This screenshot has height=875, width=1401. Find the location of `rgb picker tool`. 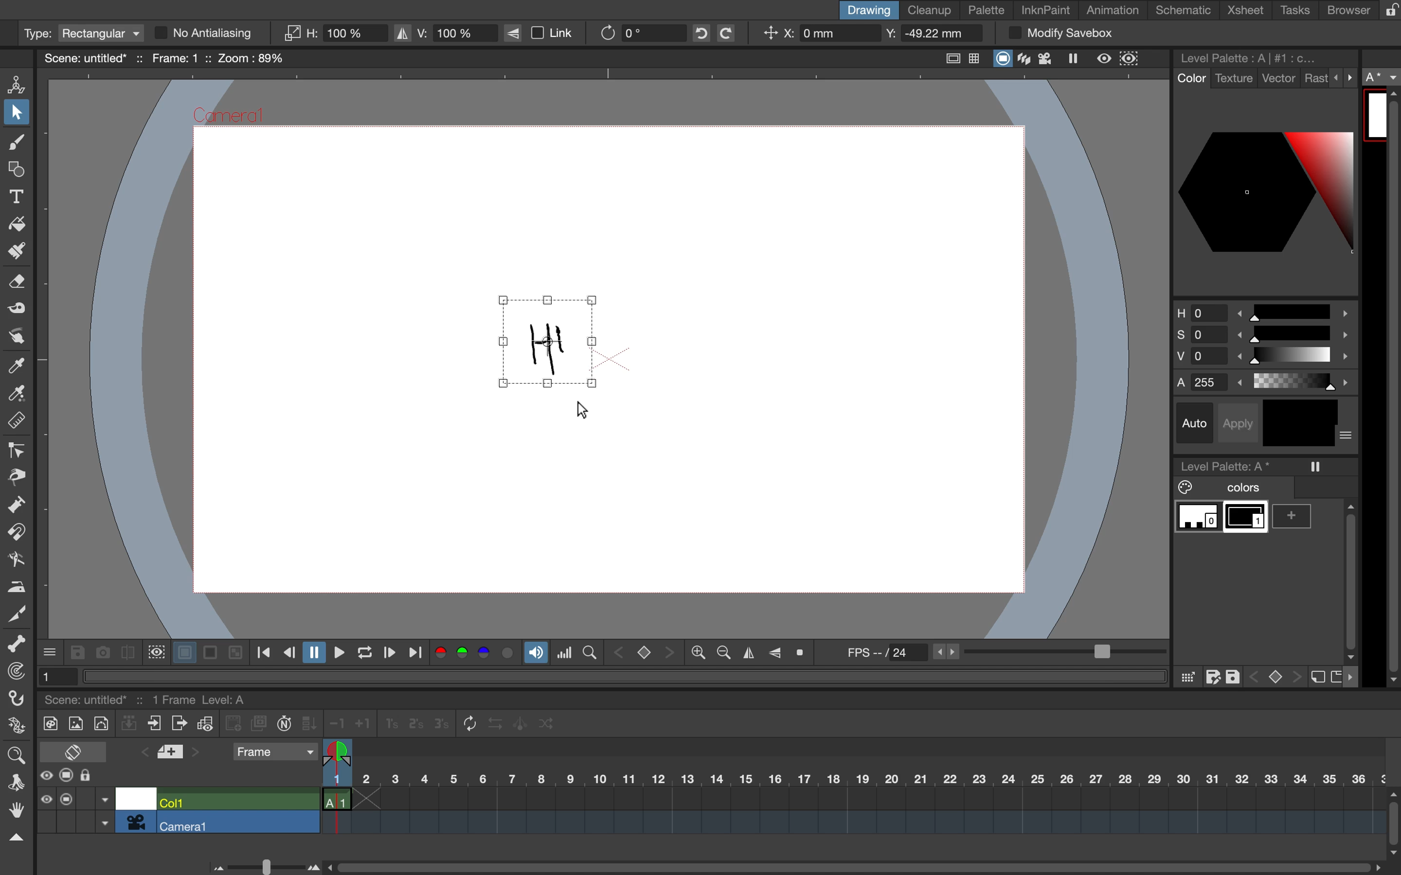

rgb picker tool is located at coordinates (14, 394).